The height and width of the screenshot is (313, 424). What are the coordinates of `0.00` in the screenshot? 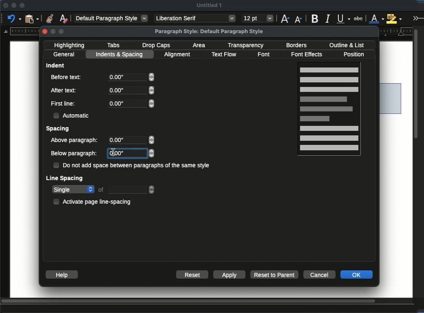 It's located at (133, 141).